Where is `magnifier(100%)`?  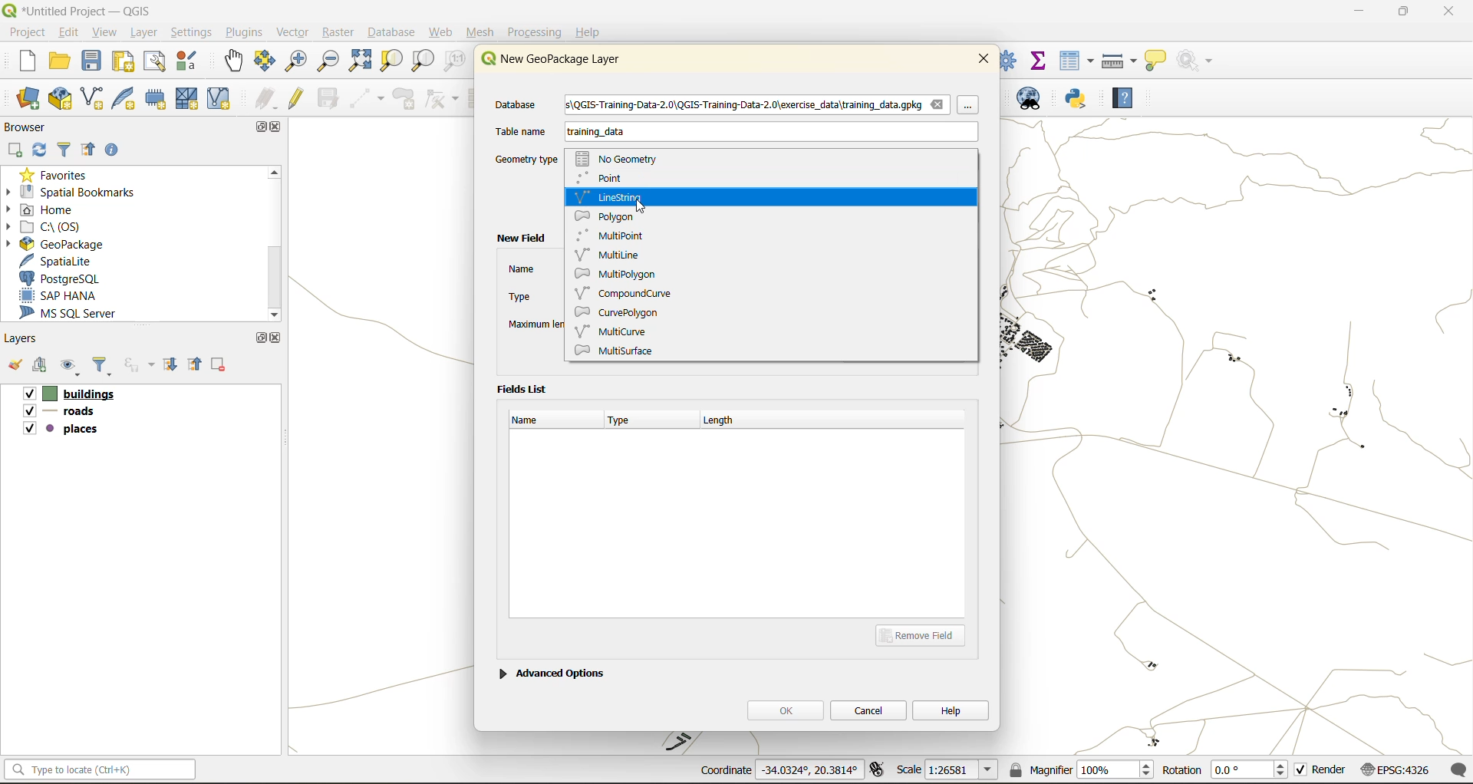 magnifier(100%) is located at coordinates (1078, 769).